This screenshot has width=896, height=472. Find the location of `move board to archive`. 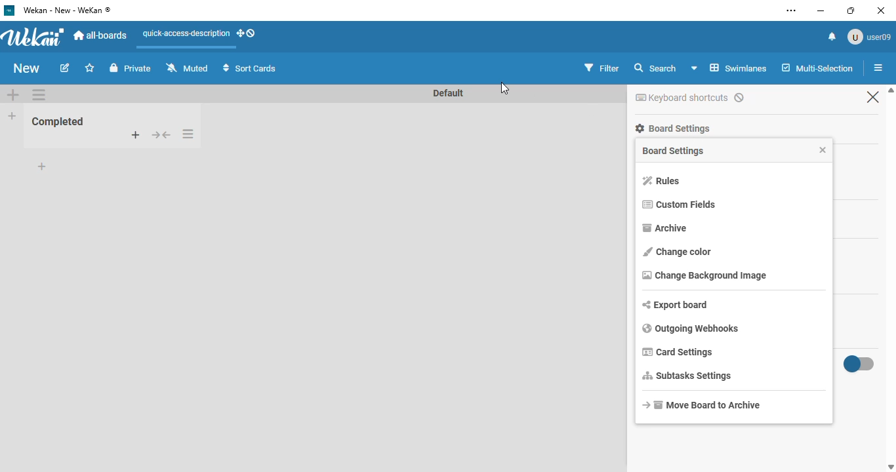

move board to archive is located at coordinates (700, 404).